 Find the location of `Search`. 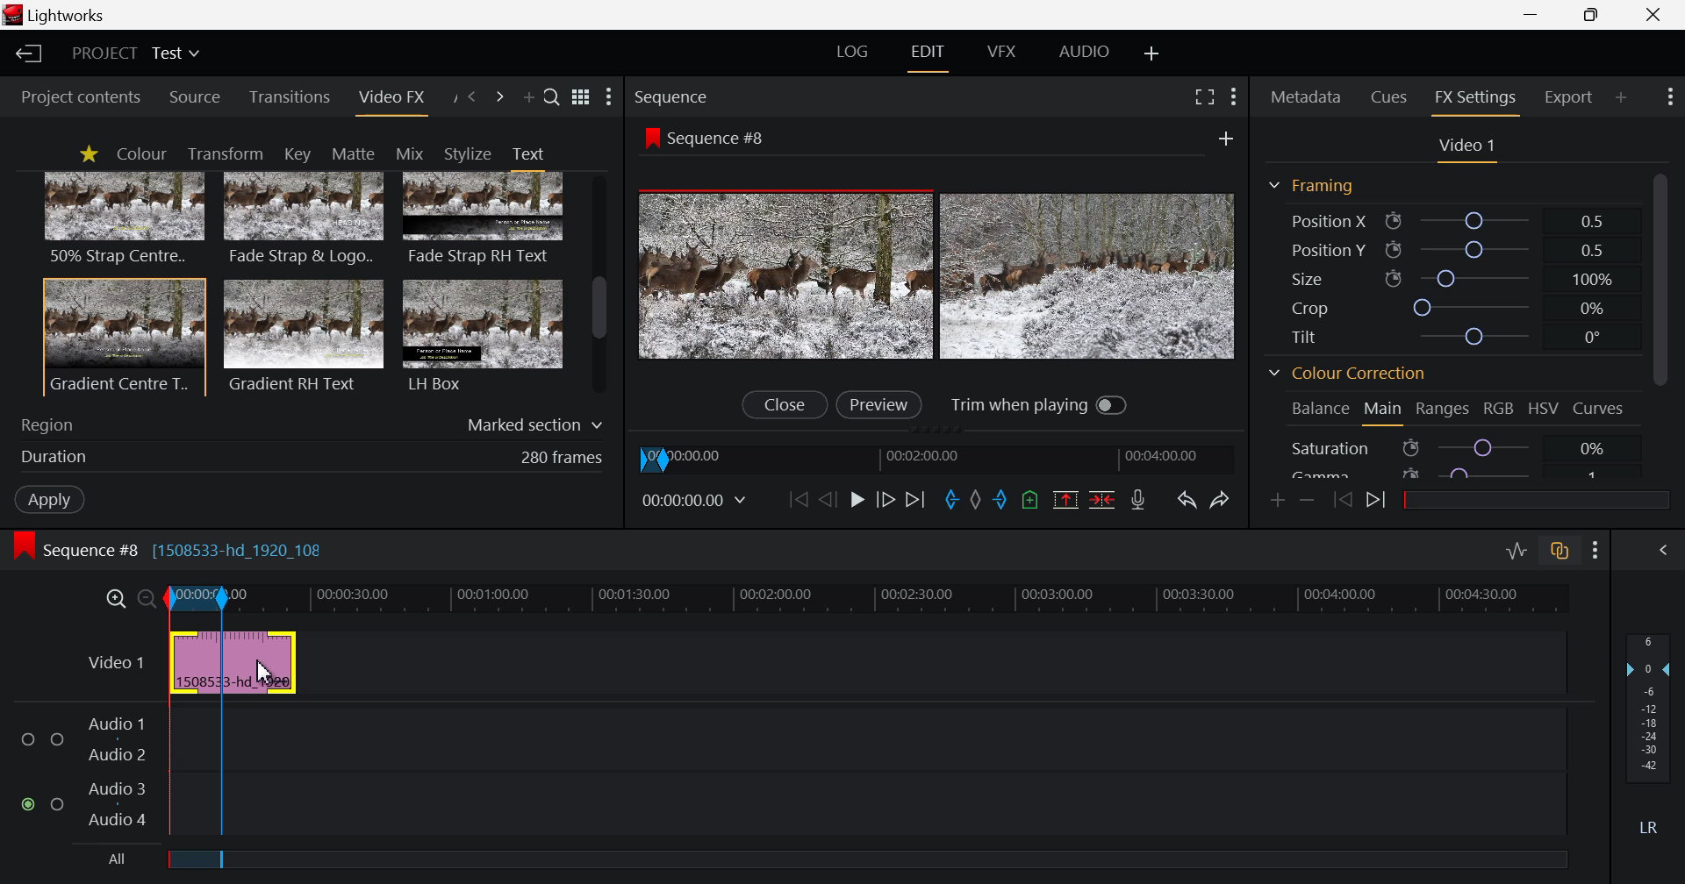

Search is located at coordinates (552, 99).